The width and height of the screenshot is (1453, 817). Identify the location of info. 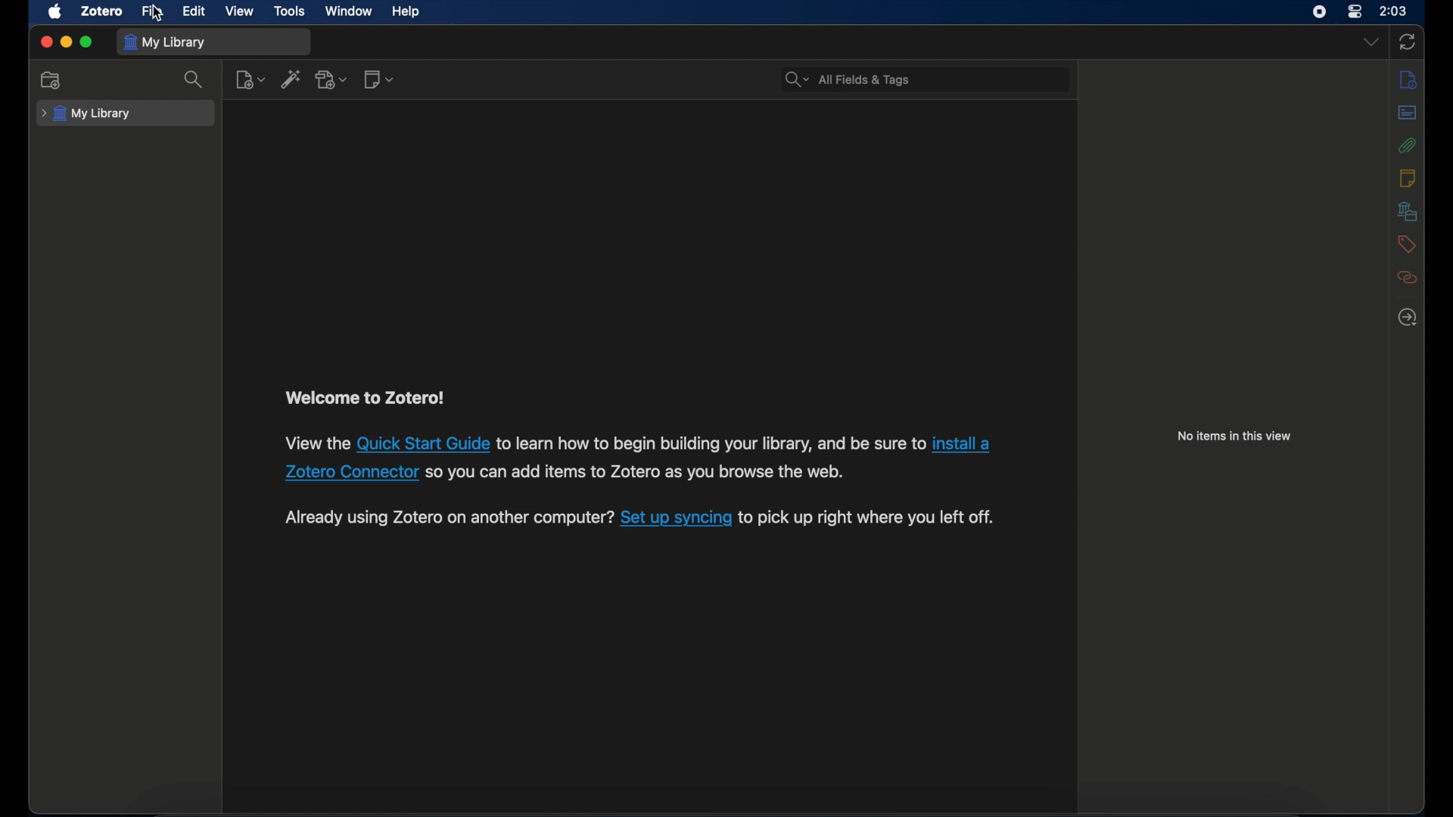
(1407, 79).